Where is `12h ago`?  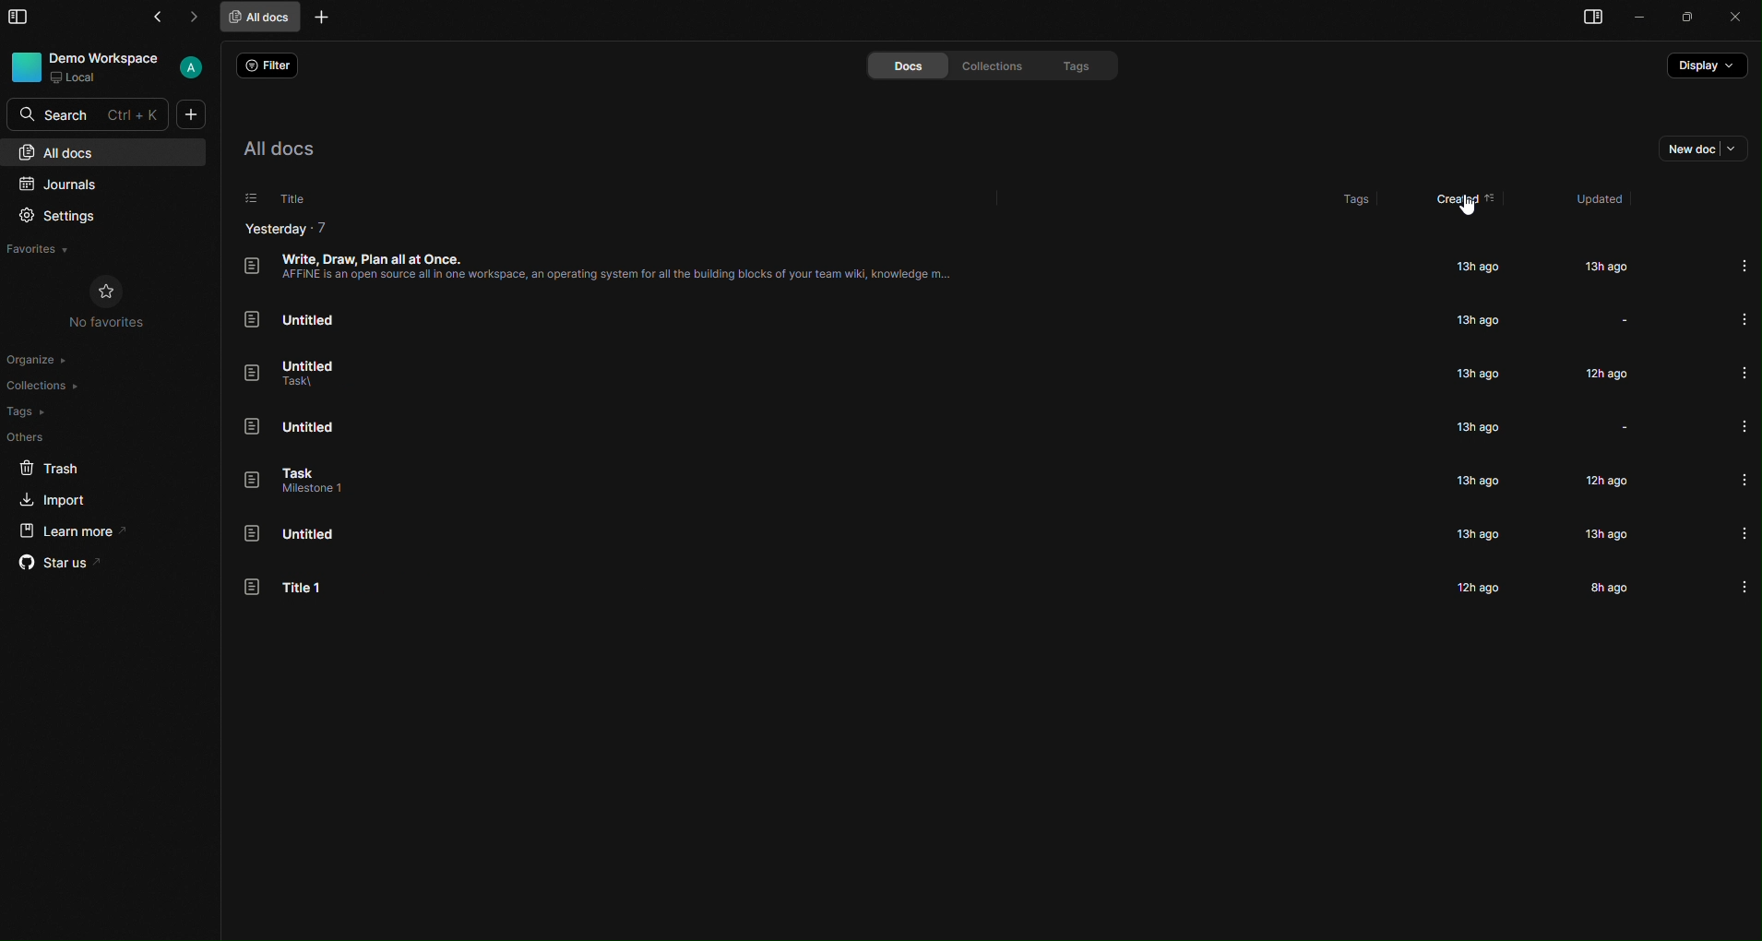
12h ago is located at coordinates (1479, 582).